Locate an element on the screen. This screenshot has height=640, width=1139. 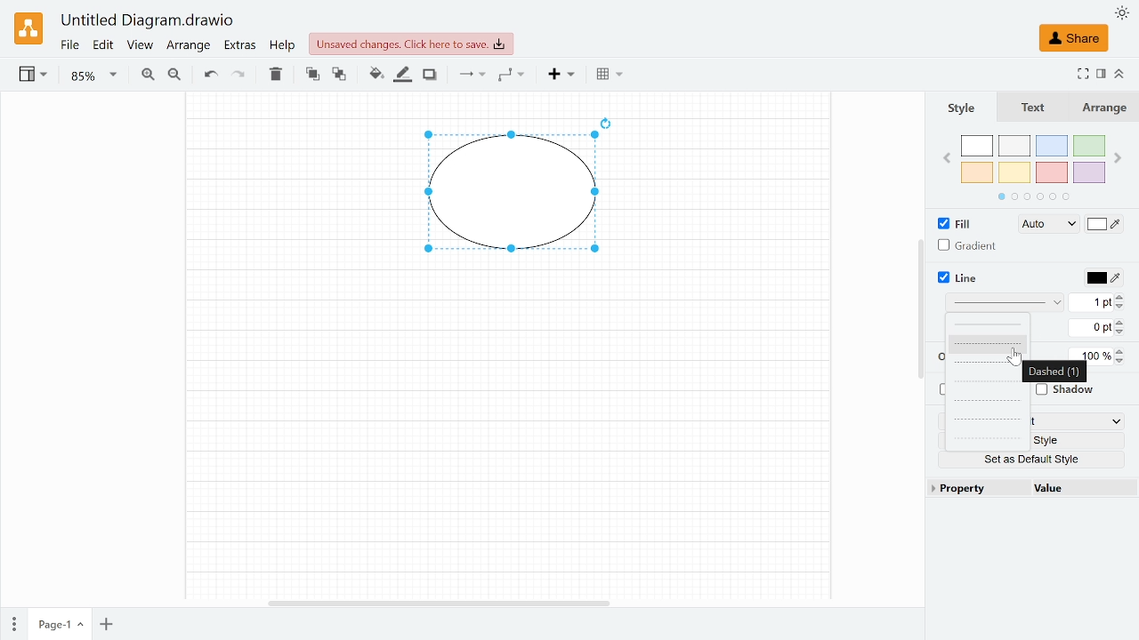
Share is located at coordinates (1075, 37).